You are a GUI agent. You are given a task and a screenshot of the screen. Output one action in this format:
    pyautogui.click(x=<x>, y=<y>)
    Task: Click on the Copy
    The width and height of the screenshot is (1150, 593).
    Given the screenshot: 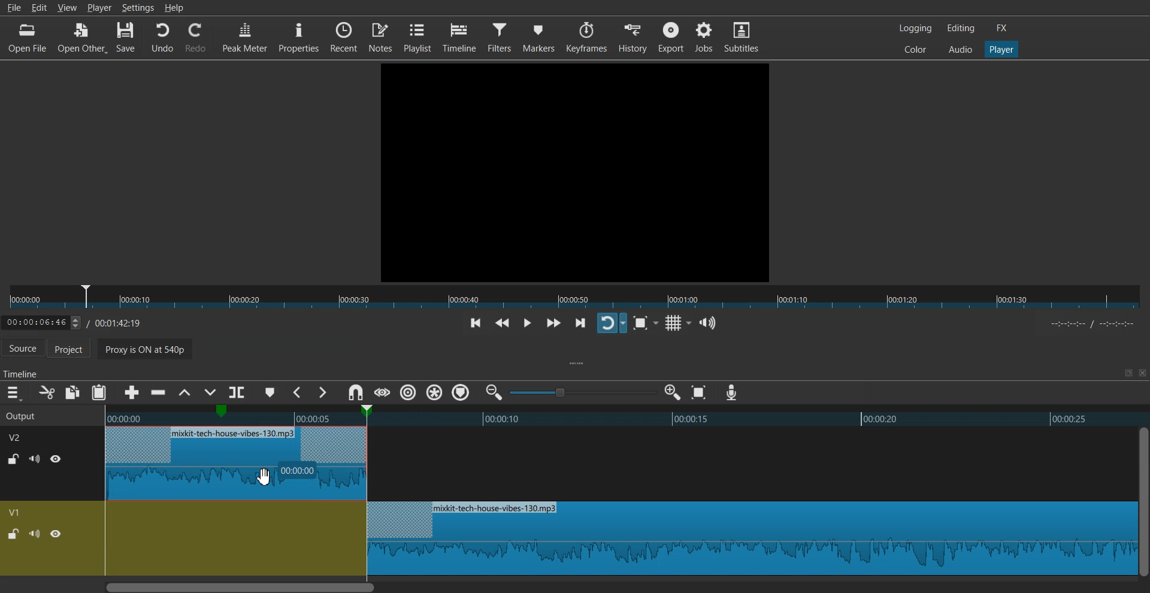 What is the action you would take?
    pyautogui.click(x=73, y=392)
    